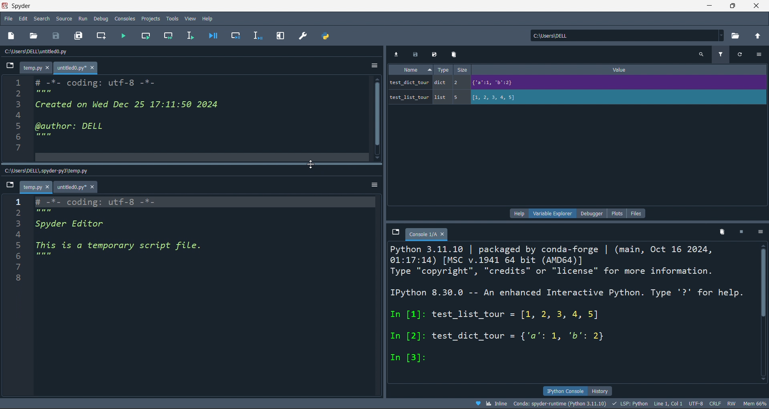  Describe the element at coordinates (208, 18) in the screenshot. I see `help` at that location.